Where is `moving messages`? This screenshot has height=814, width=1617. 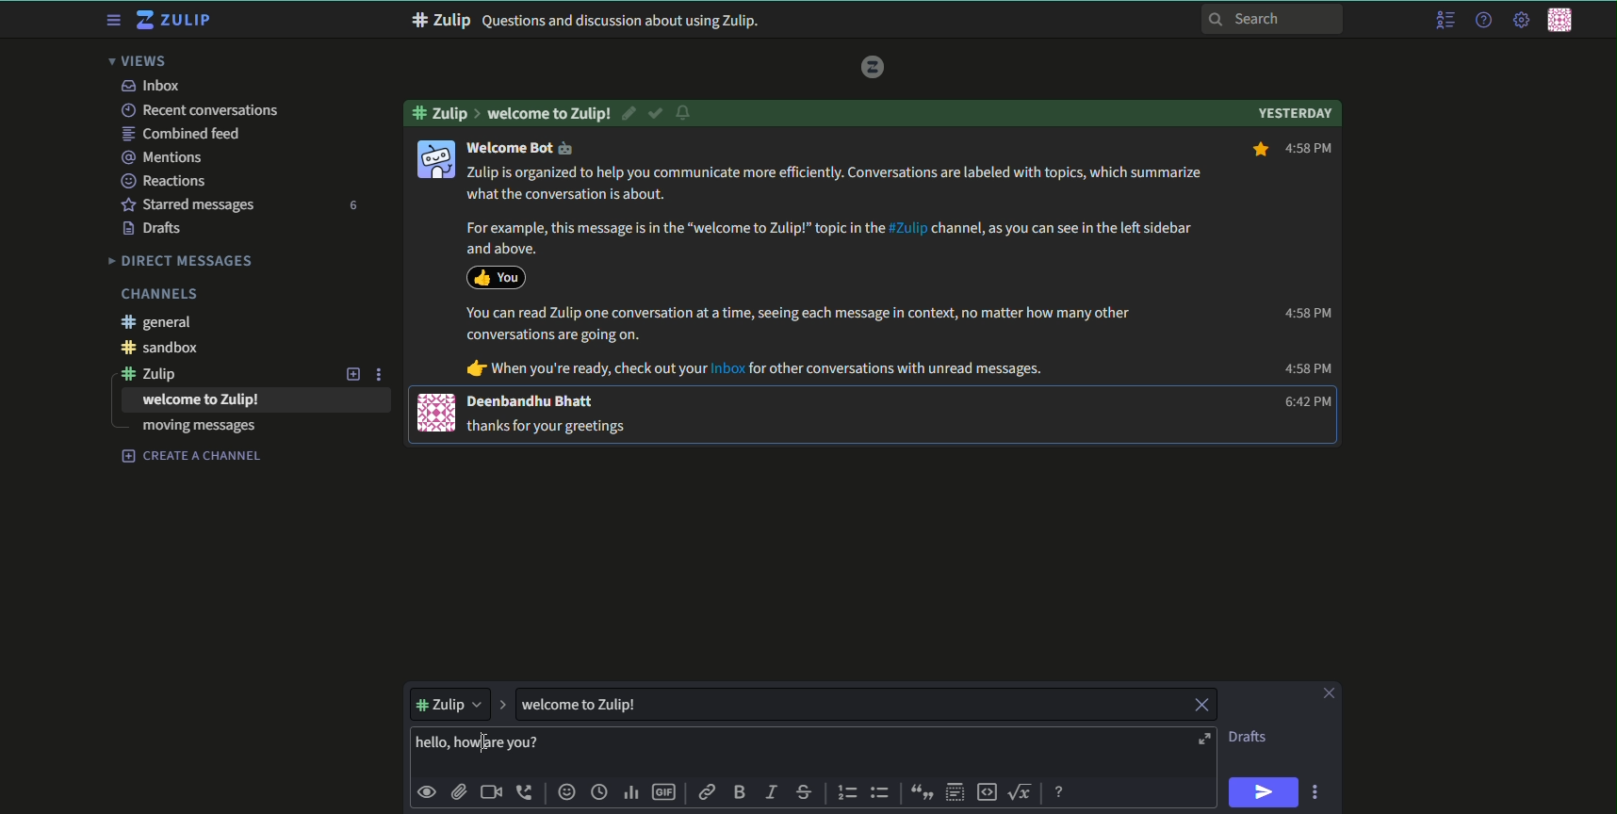
moving messages is located at coordinates (199, 428).